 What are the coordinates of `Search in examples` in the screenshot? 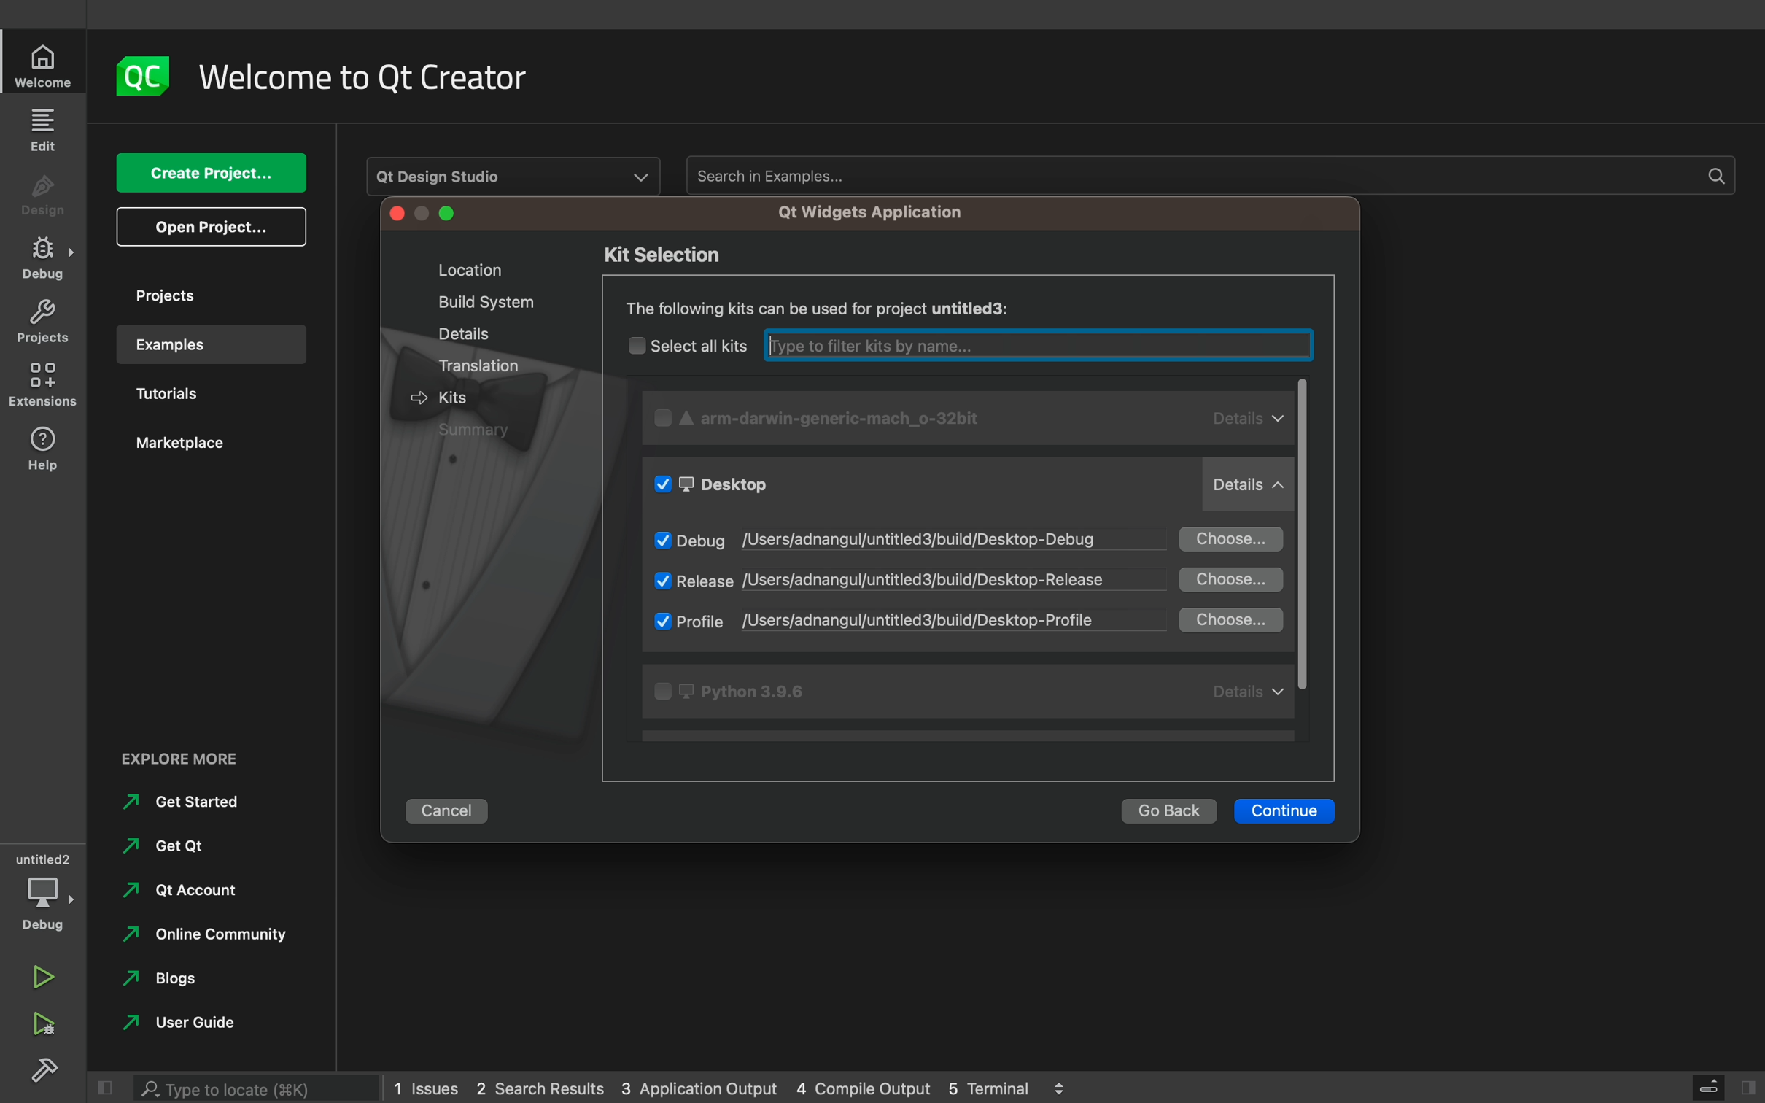 It's located at (1207, 175).